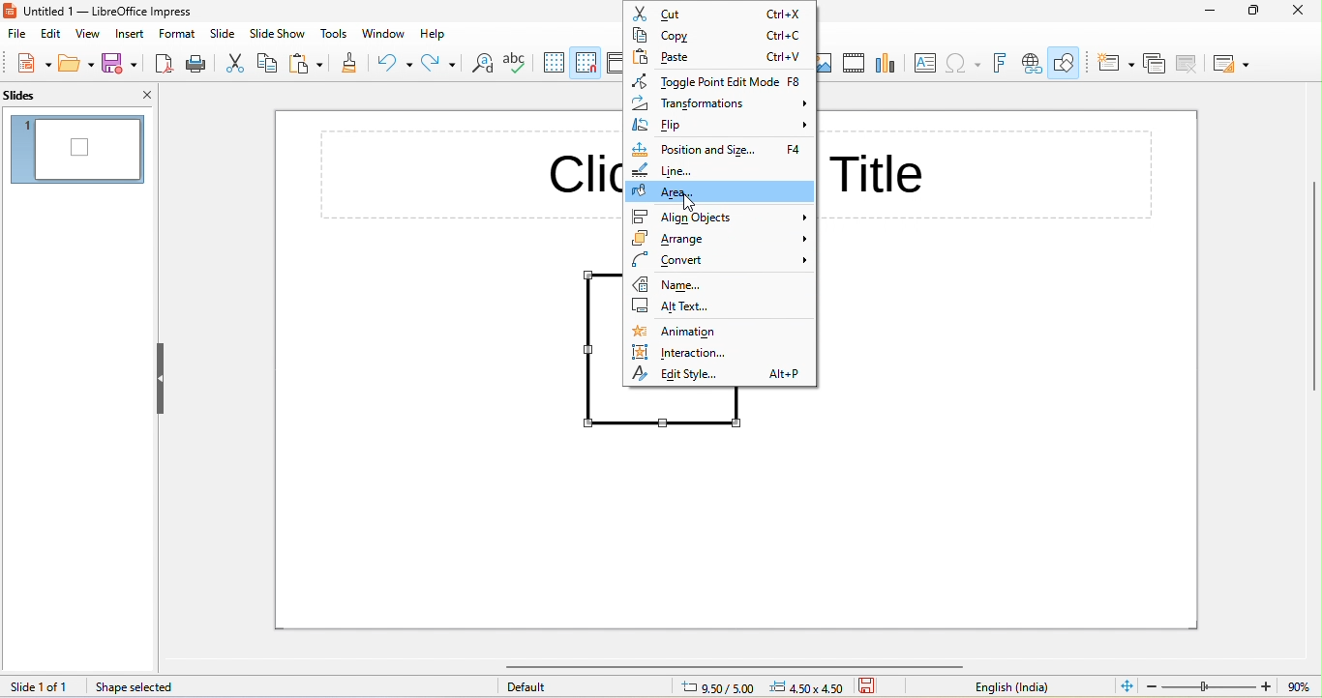  I want to click on clone, so click(347, 62).